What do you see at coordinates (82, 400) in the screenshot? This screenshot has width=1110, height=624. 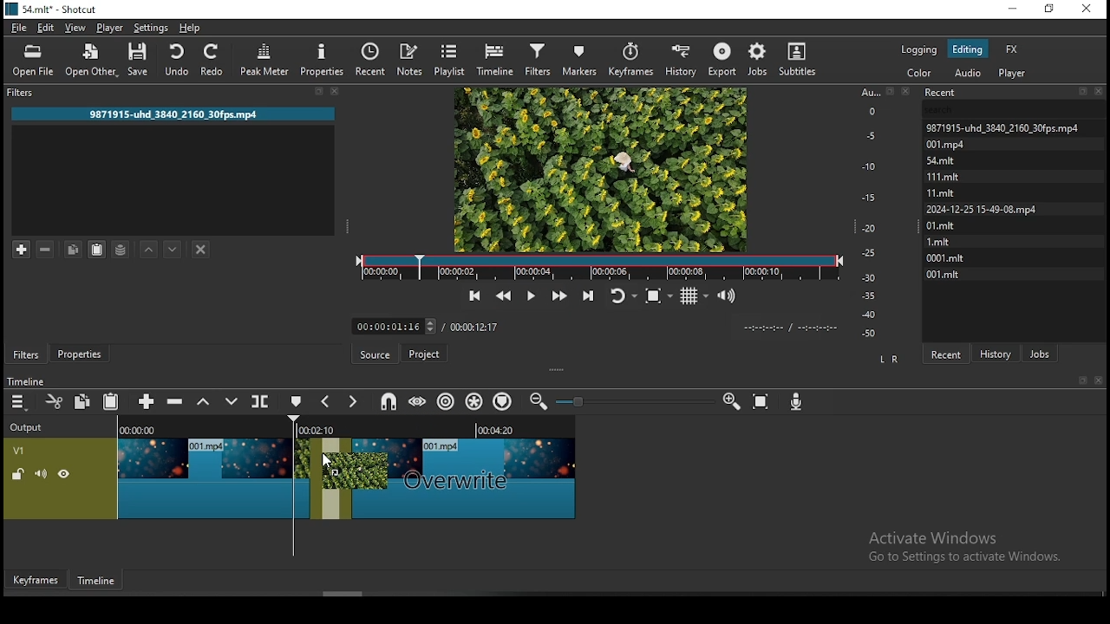 I see `copy` at bounding box center [82, 400].